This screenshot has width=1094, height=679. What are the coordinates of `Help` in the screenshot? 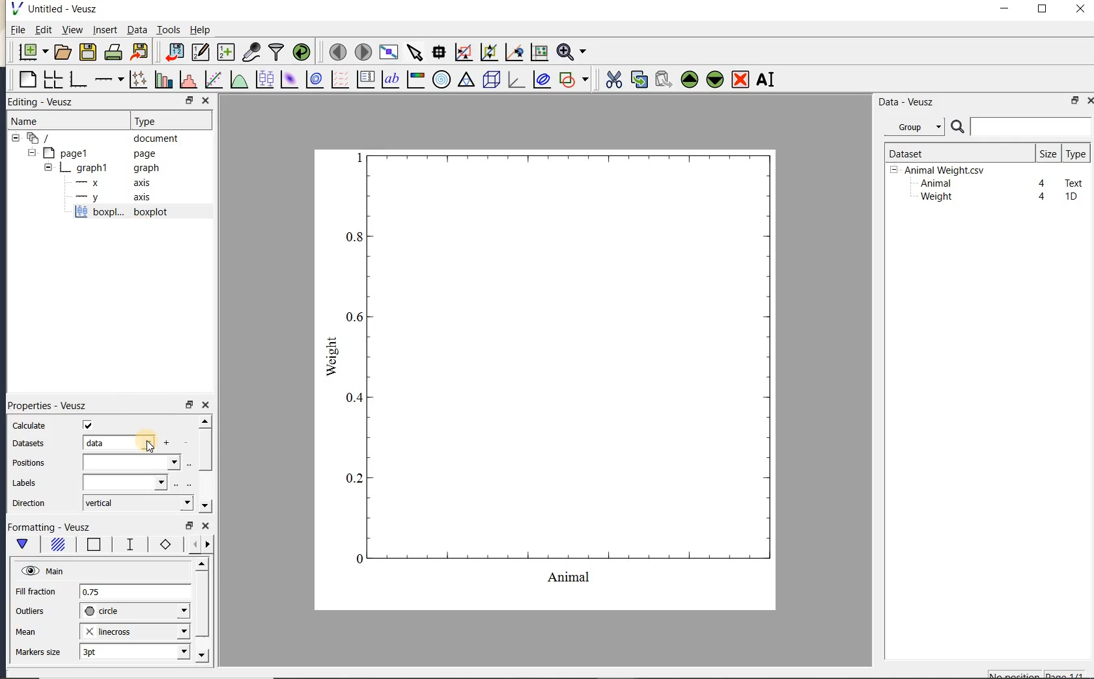 It's located at (200, 30).